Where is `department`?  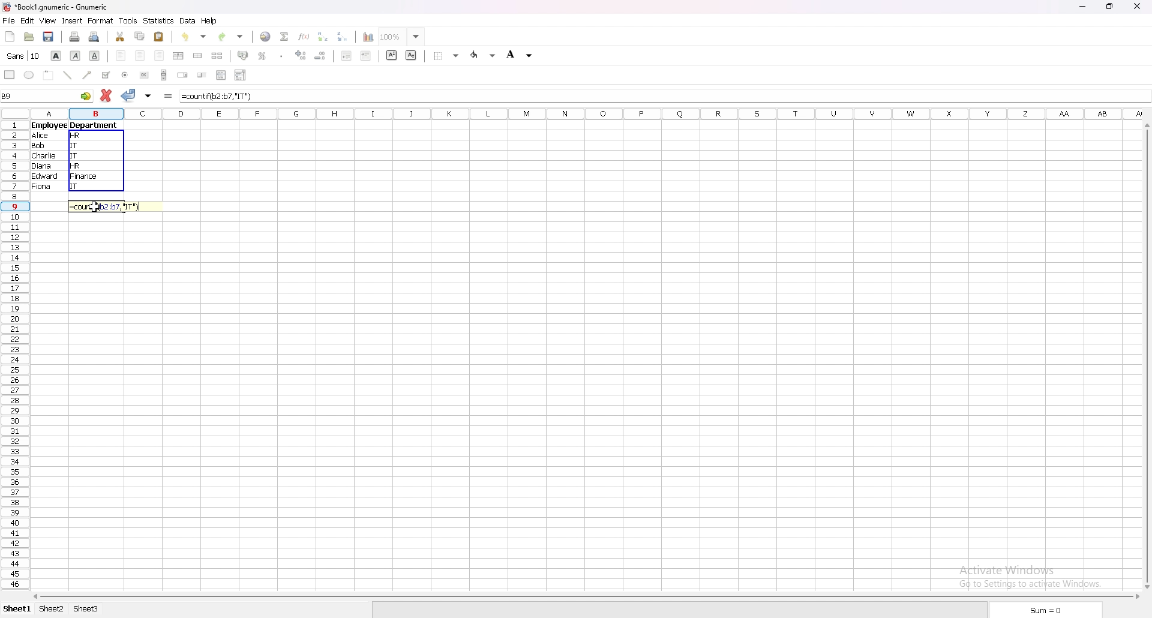 department is located at coordinates (94, 127).